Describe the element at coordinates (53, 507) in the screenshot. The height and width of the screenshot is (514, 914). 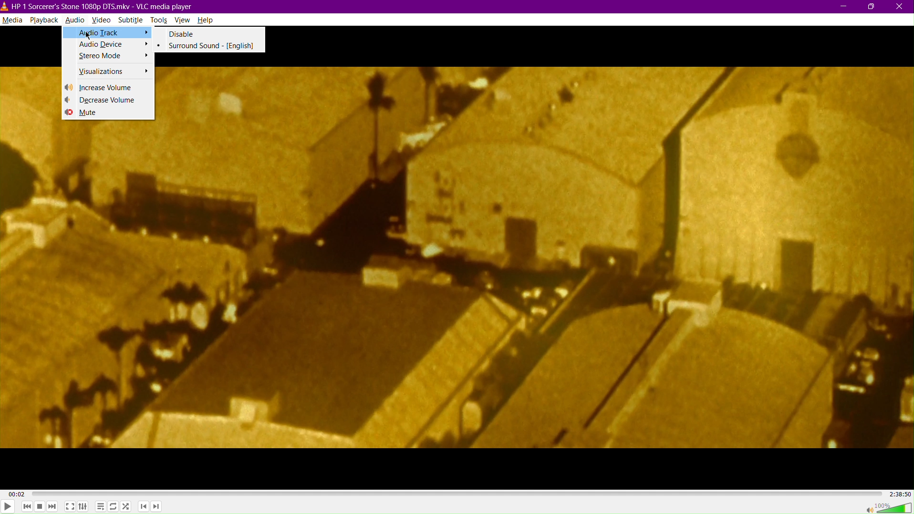
I see `Skip Forward` at that location.